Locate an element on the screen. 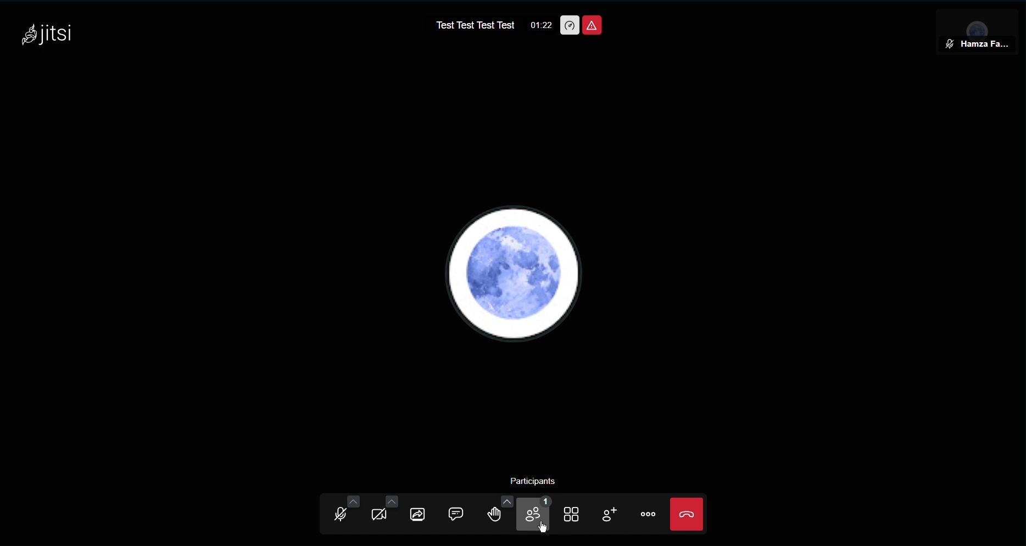  Account PFP is located at coordinates (511, 272).